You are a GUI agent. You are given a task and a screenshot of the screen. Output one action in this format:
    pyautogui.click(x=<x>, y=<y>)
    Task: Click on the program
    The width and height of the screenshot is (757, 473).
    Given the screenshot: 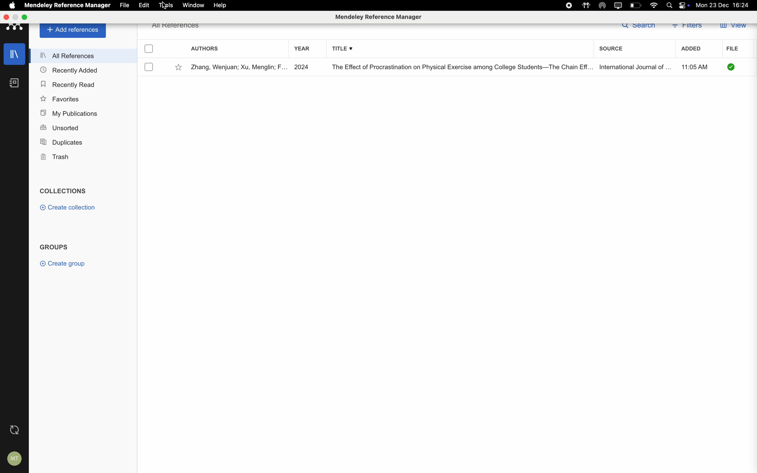 What is the action you would take?
    pyautogui.click(x=68, y=5)
    